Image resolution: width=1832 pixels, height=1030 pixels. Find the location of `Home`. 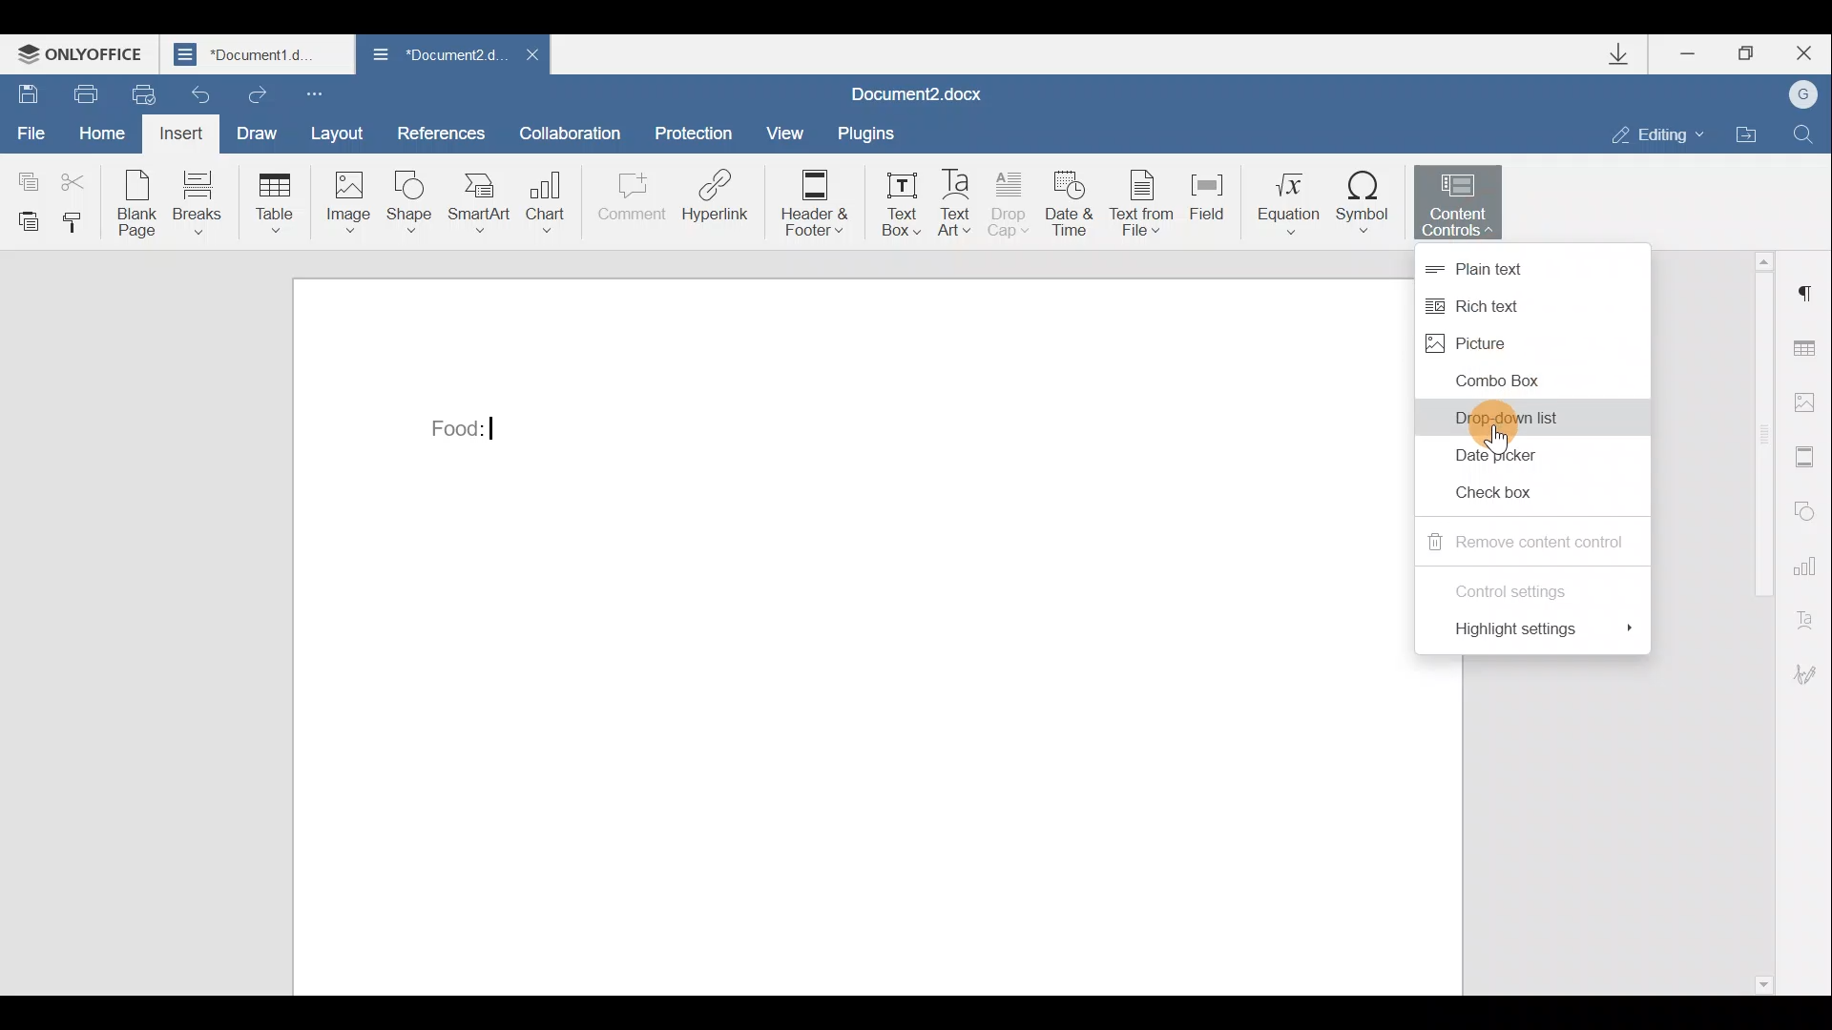

Home is located at coordinates (109, 135).